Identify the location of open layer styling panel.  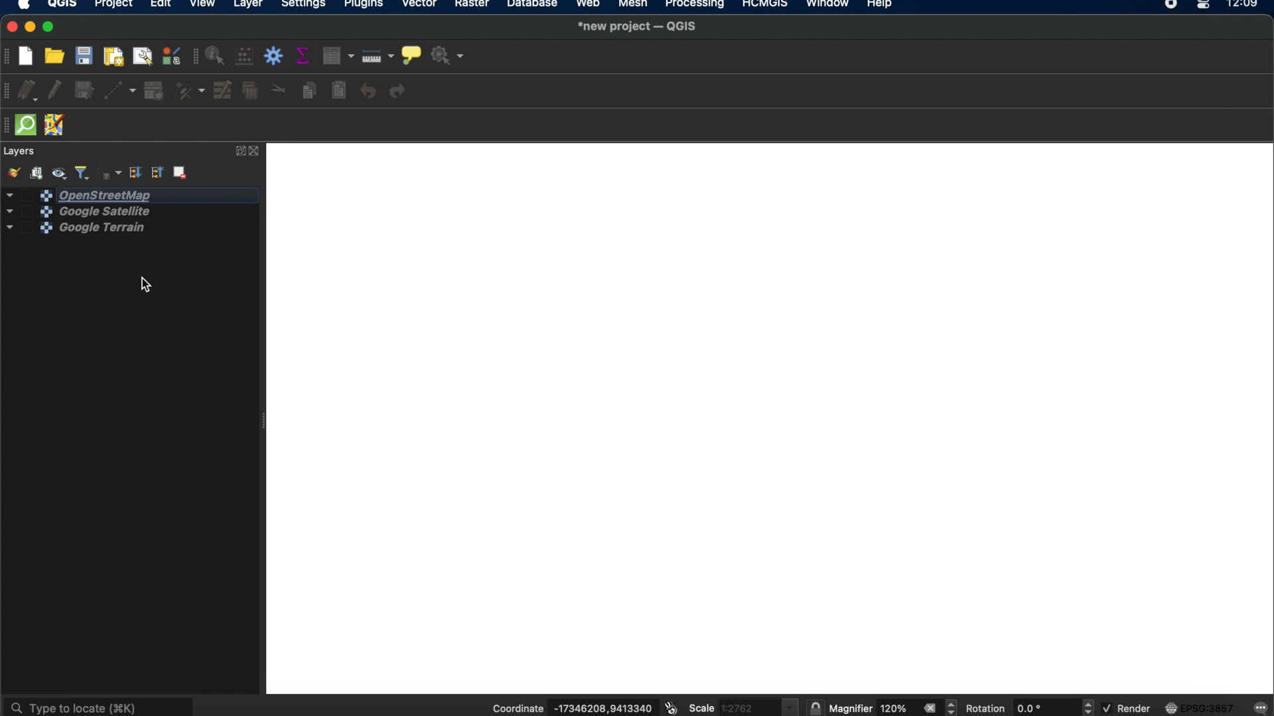
(13, 172).